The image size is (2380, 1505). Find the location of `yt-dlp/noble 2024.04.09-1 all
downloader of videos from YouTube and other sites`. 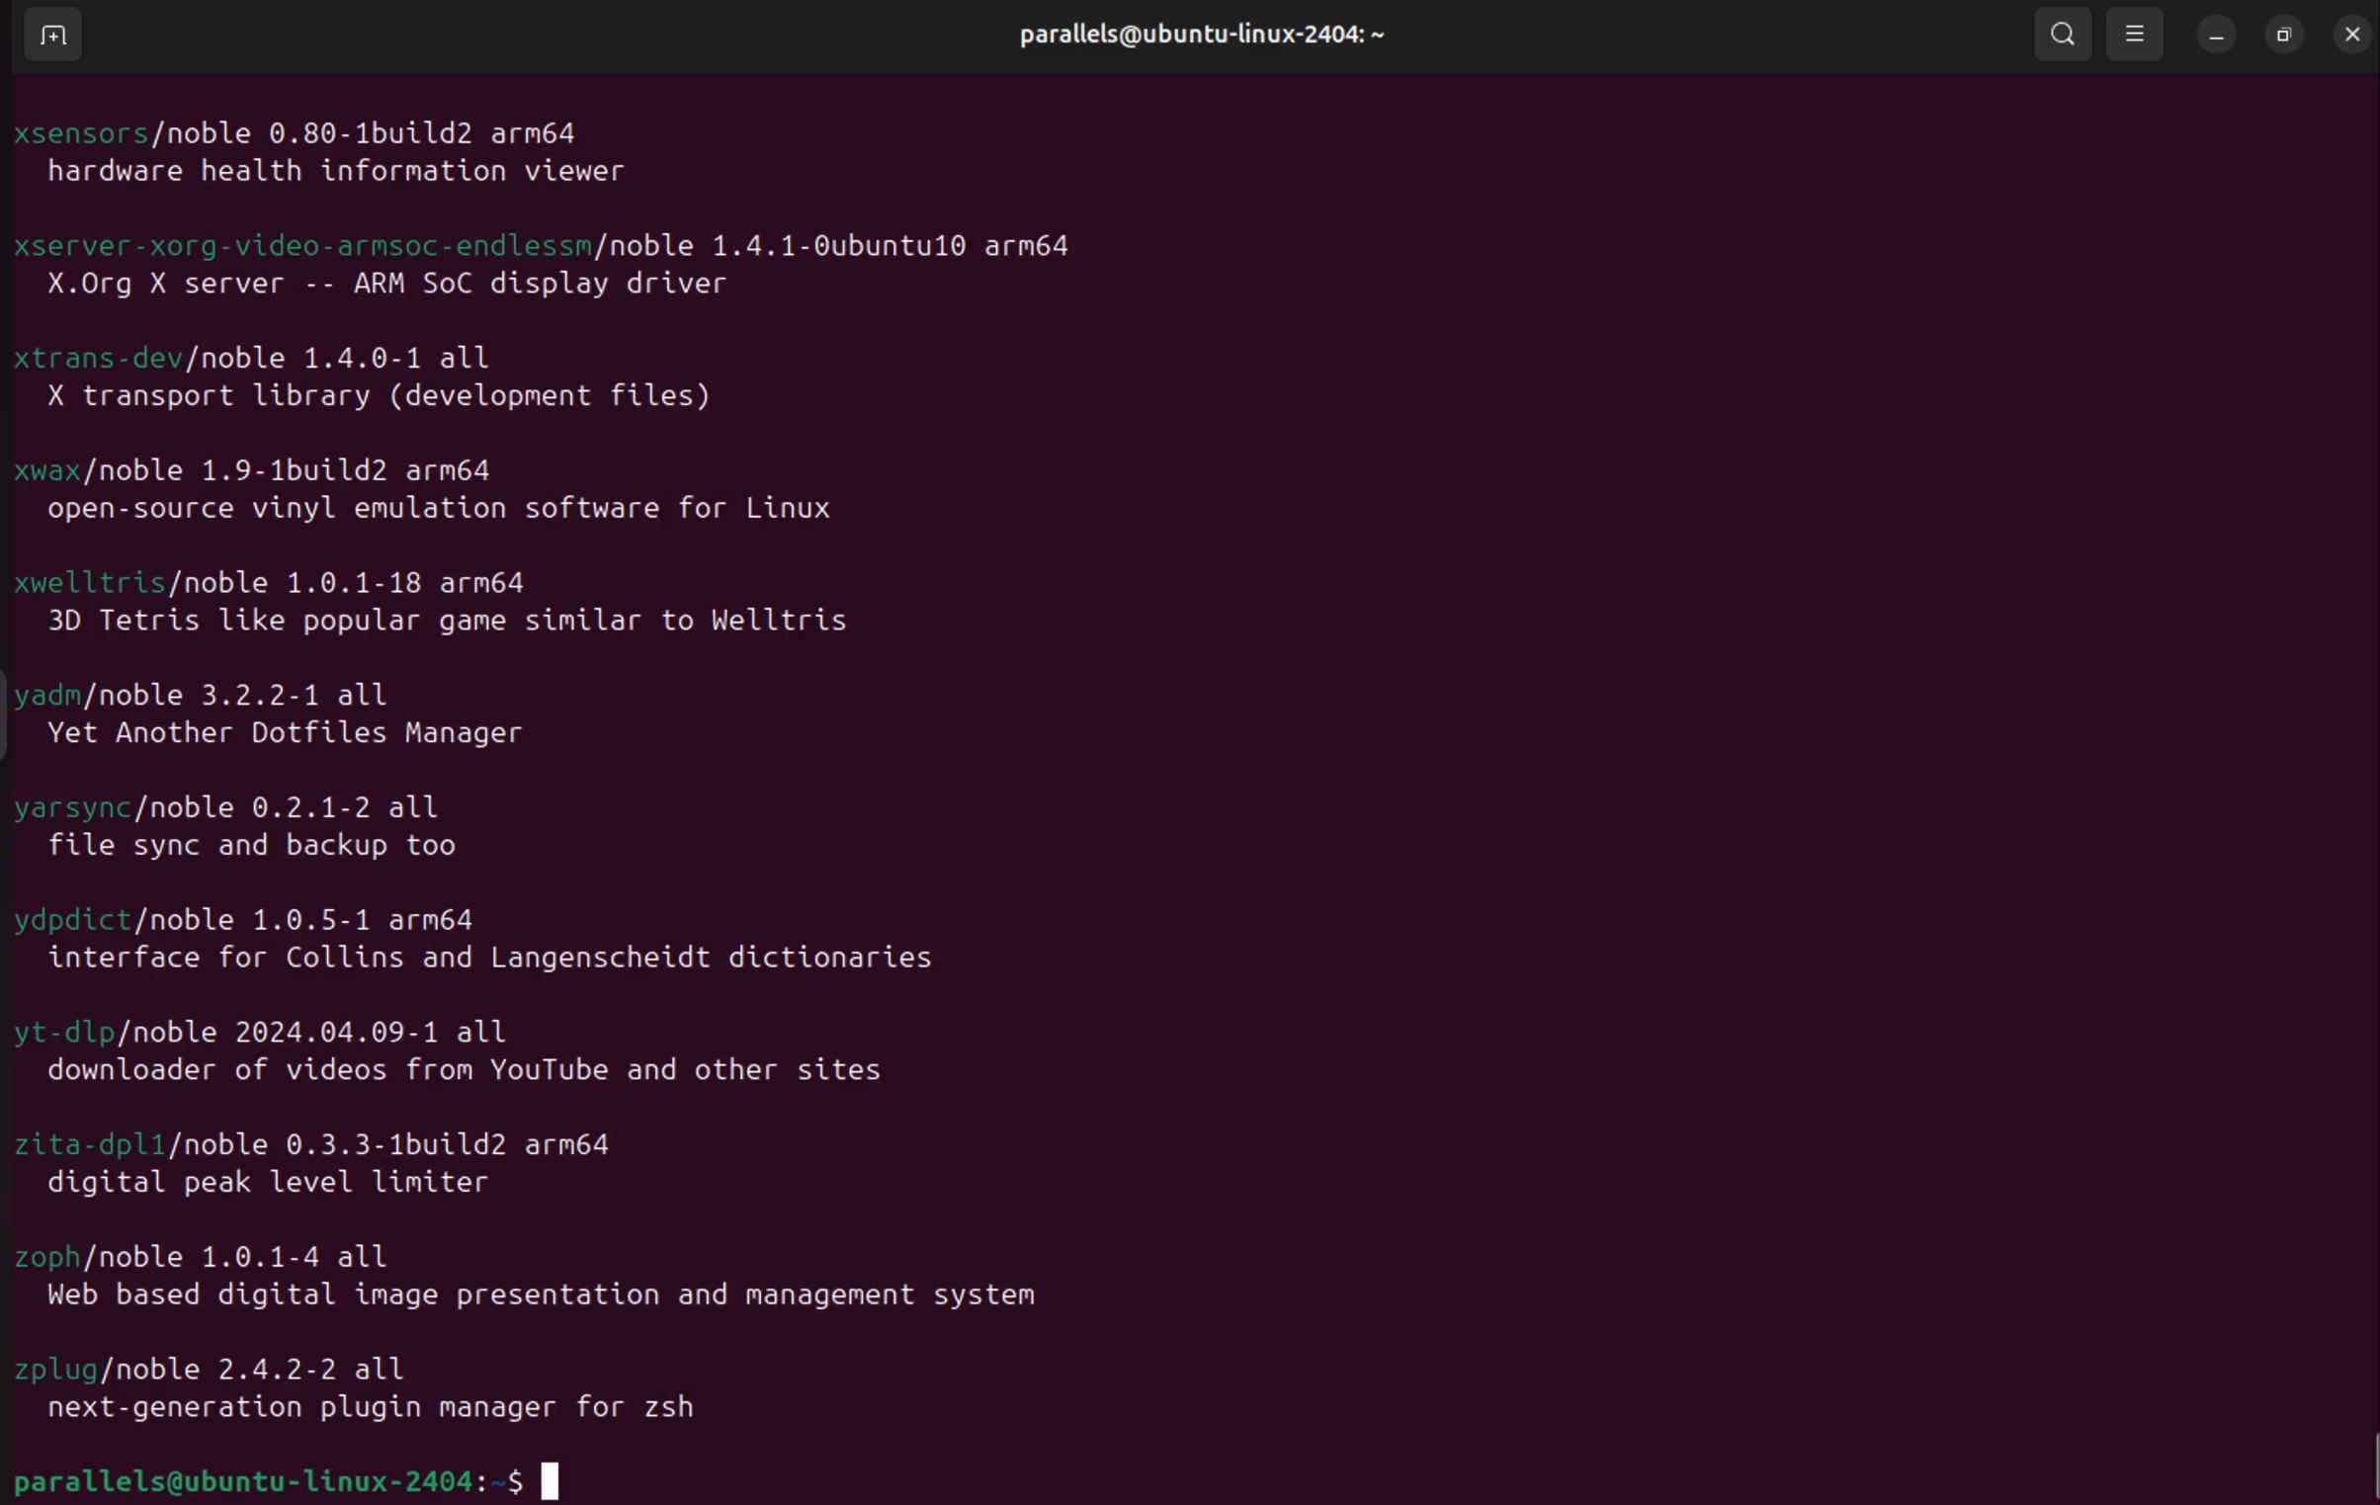

yt-dlp/noble 2024.04.09-1 all
downloader of videos from YouTube and other sites is located at coordinates (463, 1052).